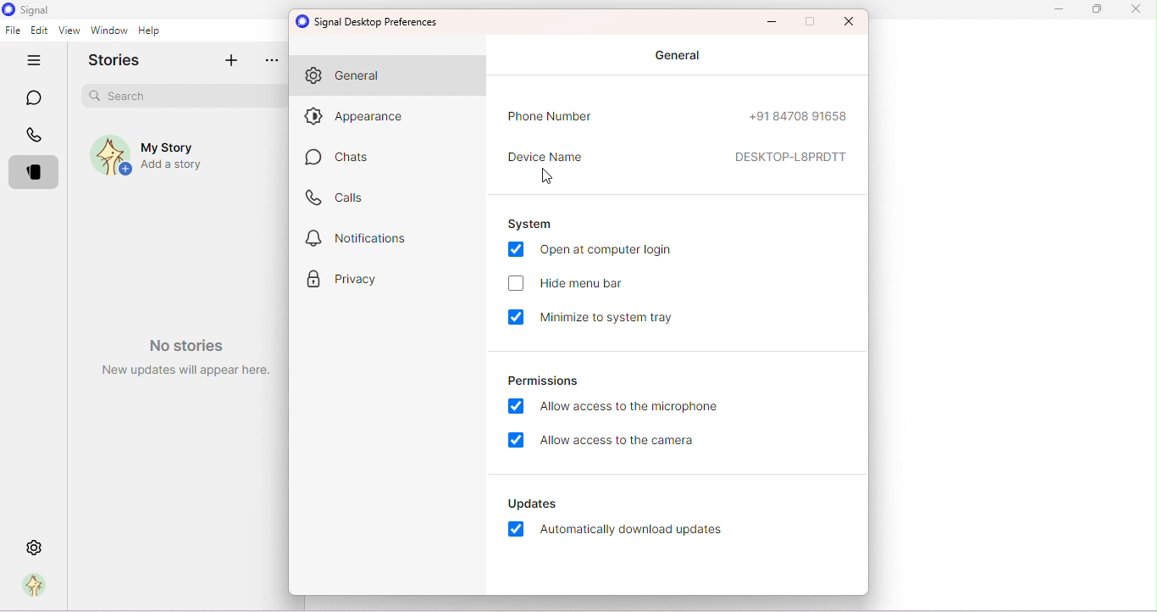 The image size is (1157, 612). I want to click on Updates, so click(540, 501).